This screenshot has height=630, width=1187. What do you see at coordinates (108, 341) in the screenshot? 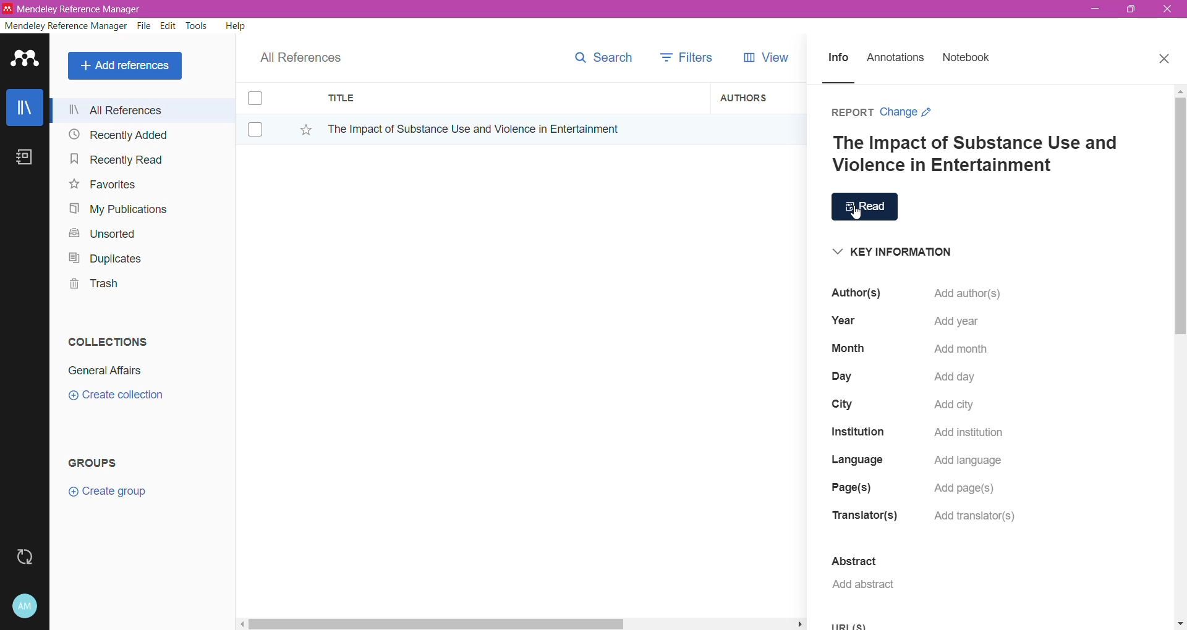
I see `Collections` at bounding box center [108, 341].